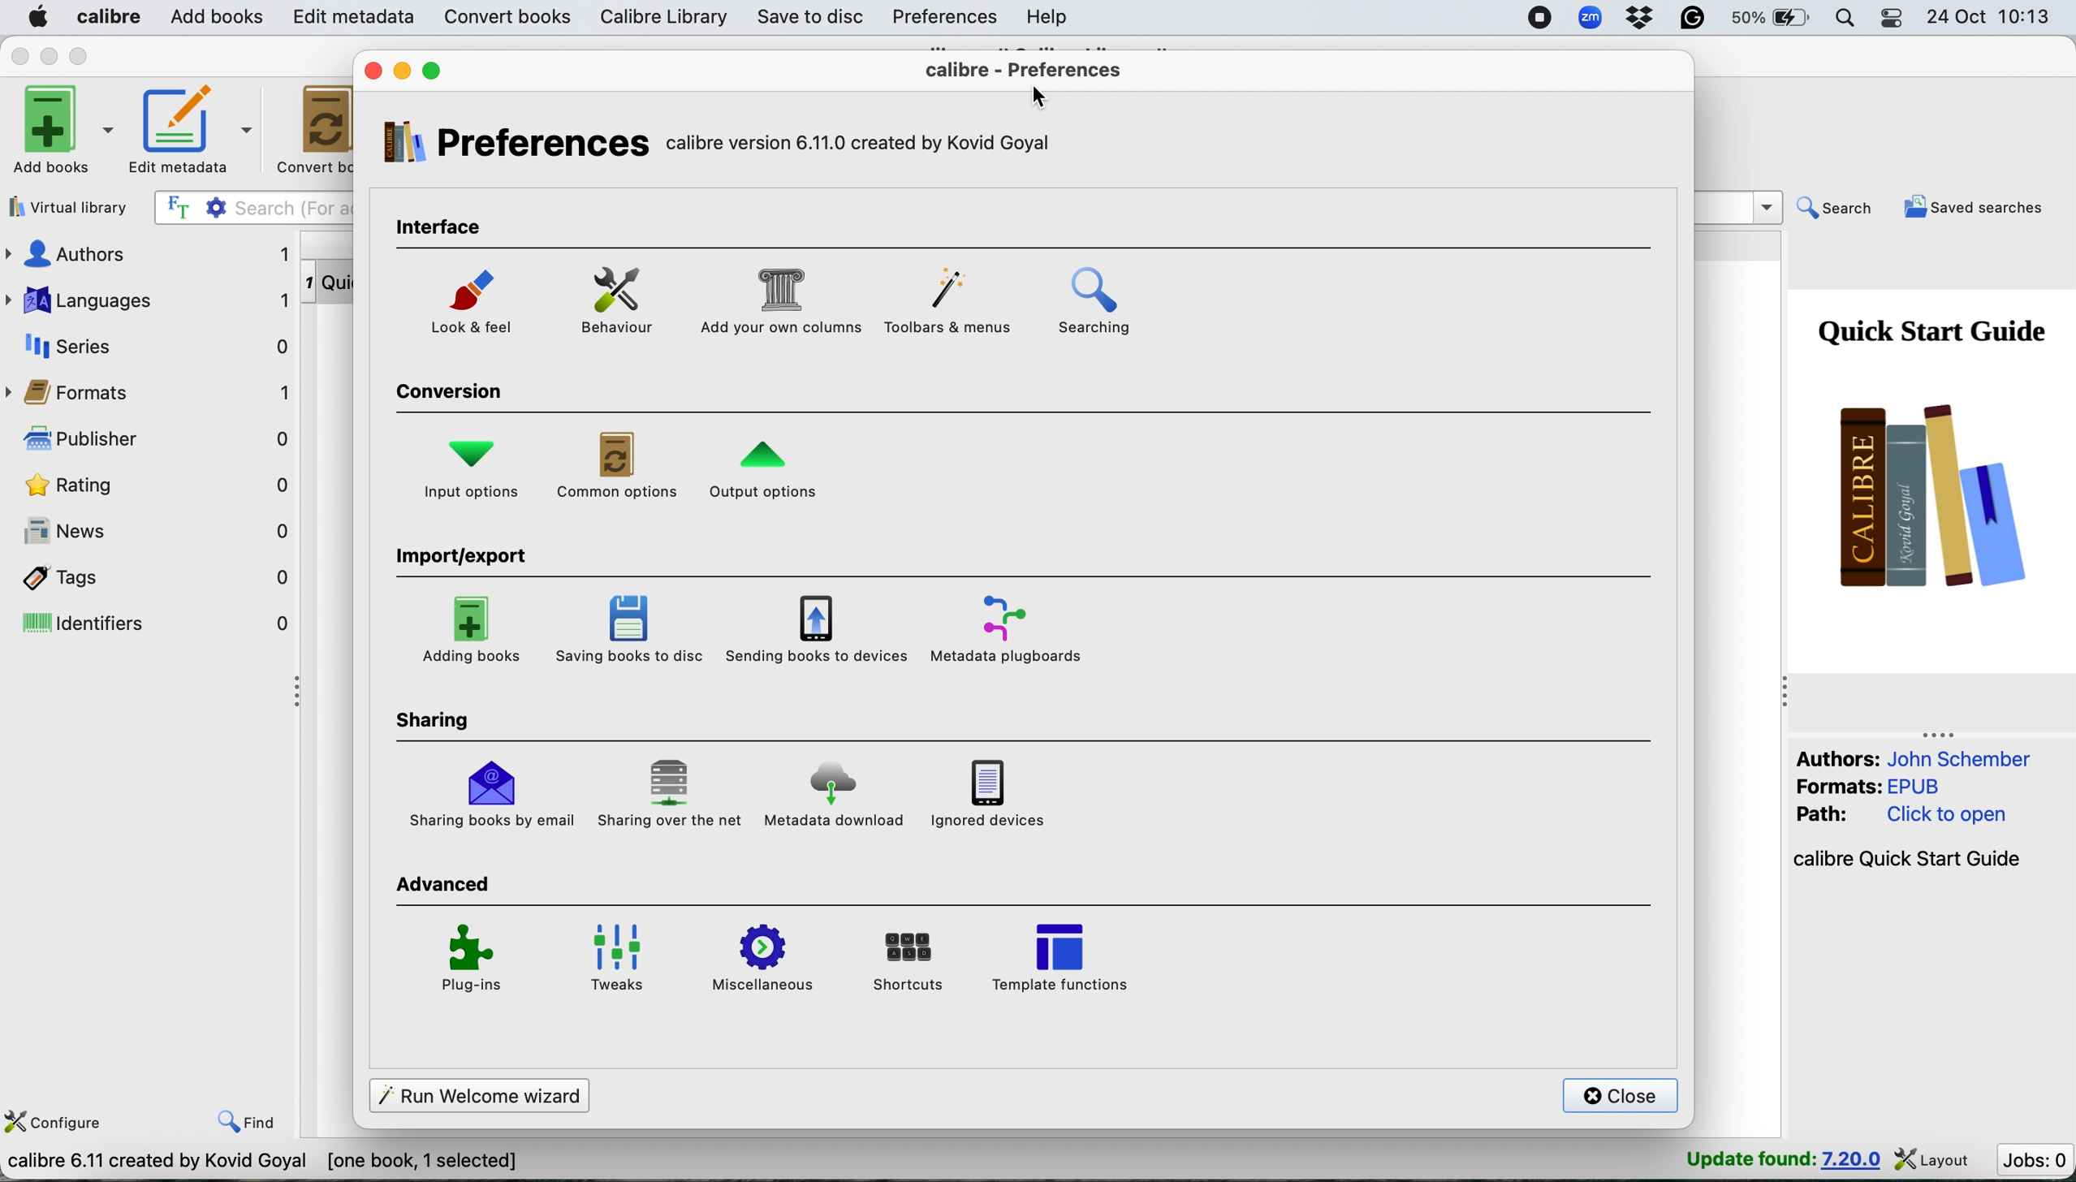  Describe the element at coordinates (473, 556) in the screenshot. I see `import/export` at that location.